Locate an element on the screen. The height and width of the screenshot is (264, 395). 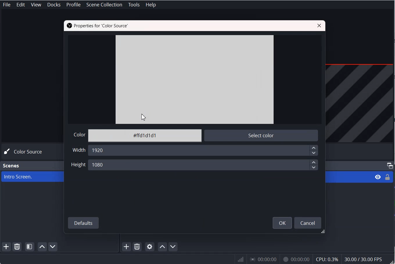
Close is located at coordinates (320, 25).